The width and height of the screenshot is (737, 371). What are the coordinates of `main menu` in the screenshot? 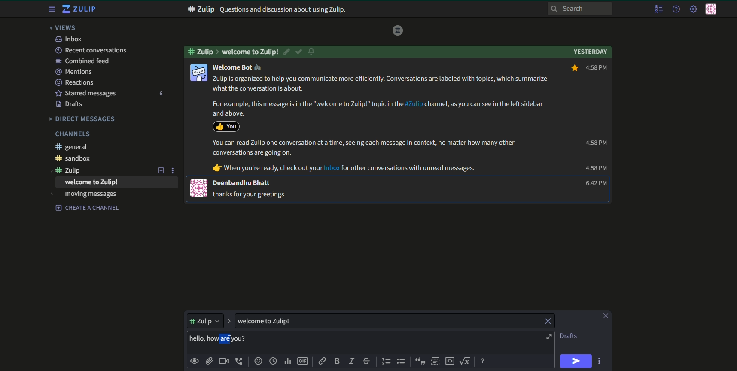 It's located at (692, 9).